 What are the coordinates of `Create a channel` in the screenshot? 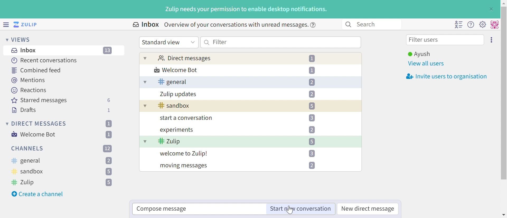 It's located at (38, 194).